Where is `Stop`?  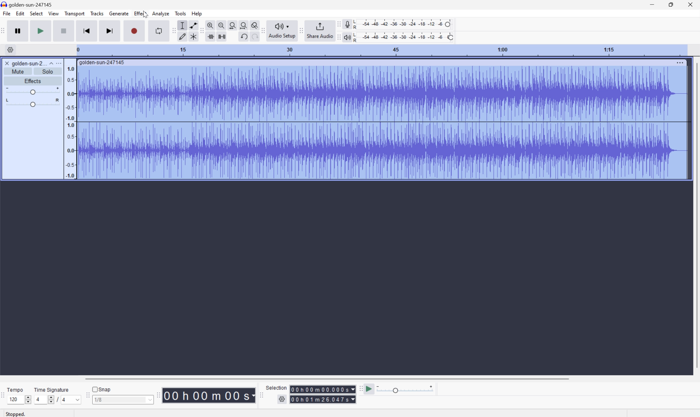
Stop is located at coordinates (64, 31).